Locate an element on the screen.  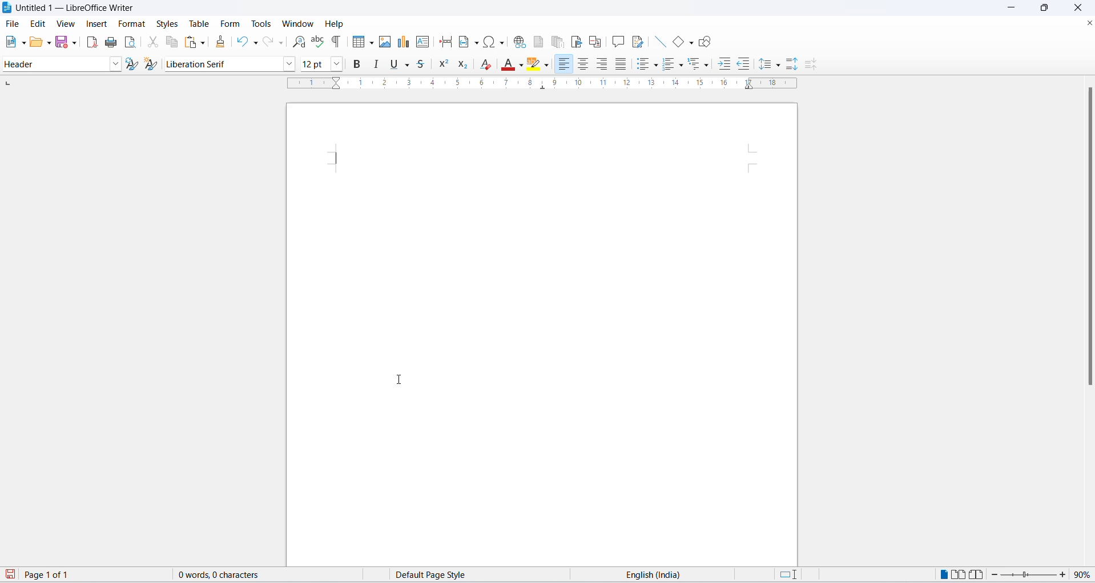
insert endnote is located at coordinates (557, 39).